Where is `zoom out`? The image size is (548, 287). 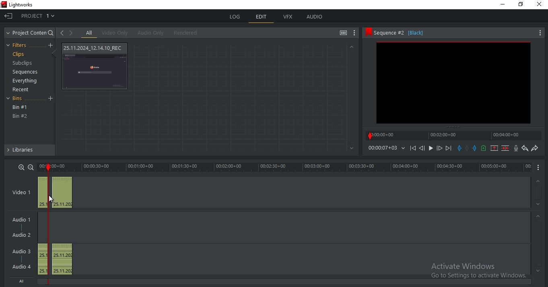 zoom out is located at coordinates (31, 167).